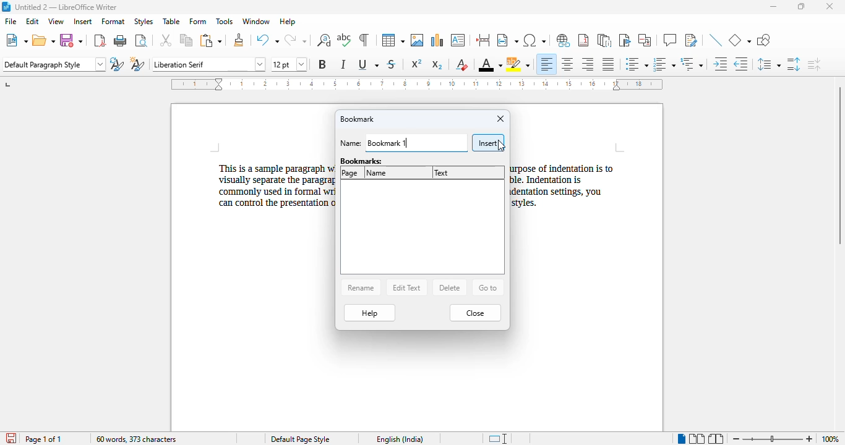 The image size is (845, 445). Describe the element at coordinates (501, 145) in the screenshot. I see `cursor` at that location.